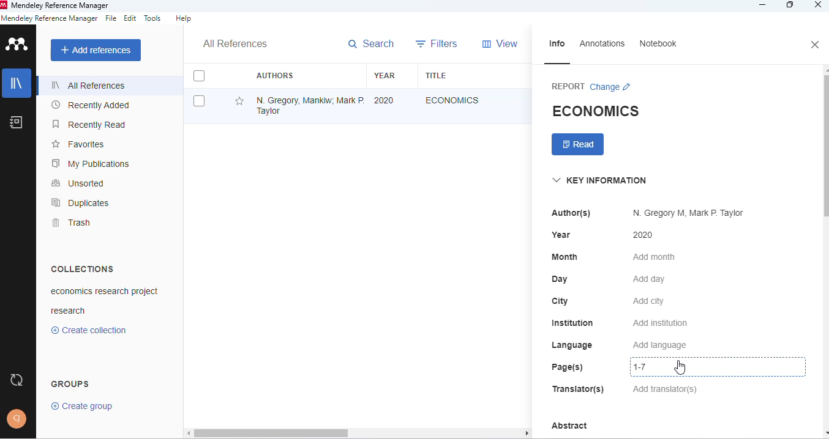 The image size is (829, 439). I want to click on select, so click(200, 101).